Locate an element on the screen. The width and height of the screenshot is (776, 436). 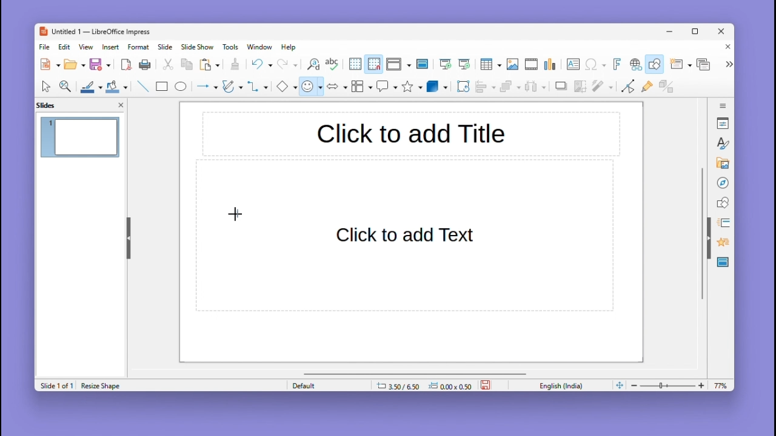
Effects is located at coordinates (721, 244).